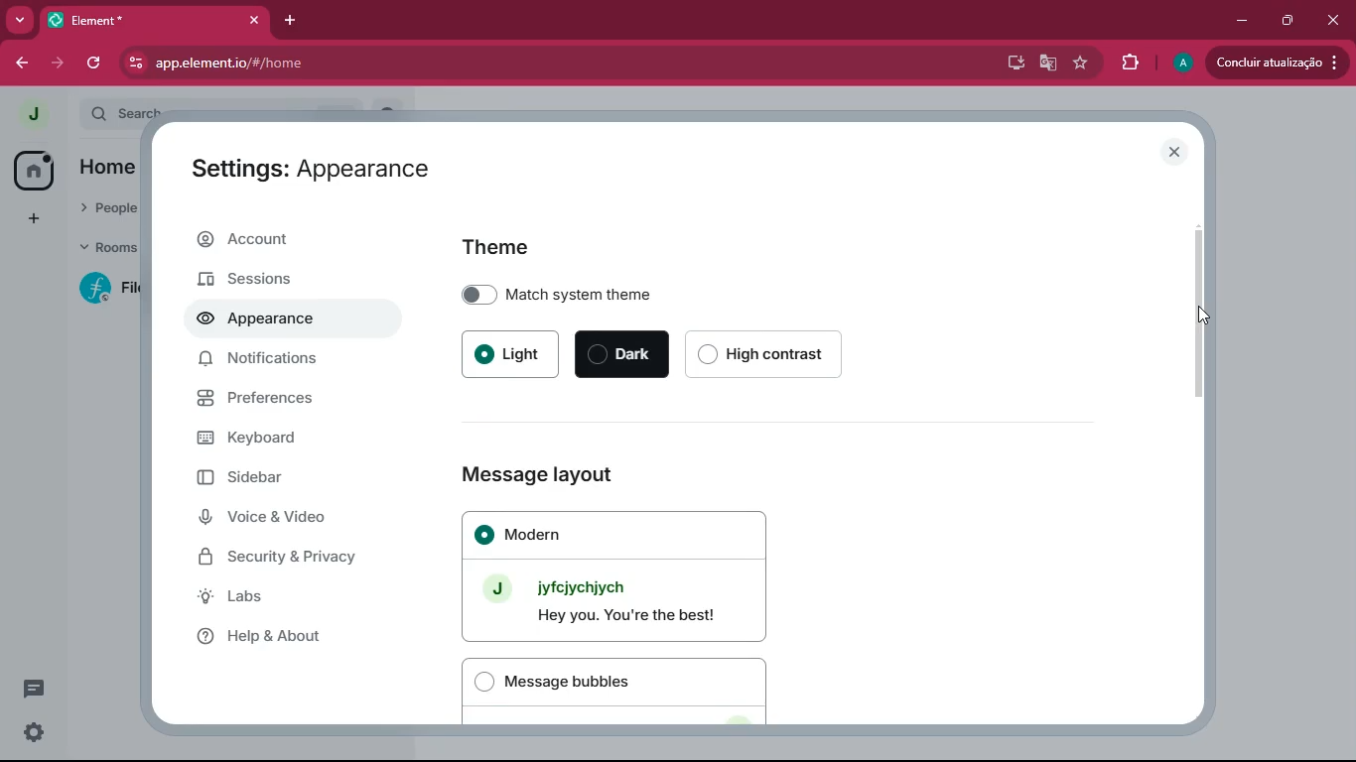  Describe the element at coordinates (275, 478) in the screenshot. I see `sidebar` at that location.